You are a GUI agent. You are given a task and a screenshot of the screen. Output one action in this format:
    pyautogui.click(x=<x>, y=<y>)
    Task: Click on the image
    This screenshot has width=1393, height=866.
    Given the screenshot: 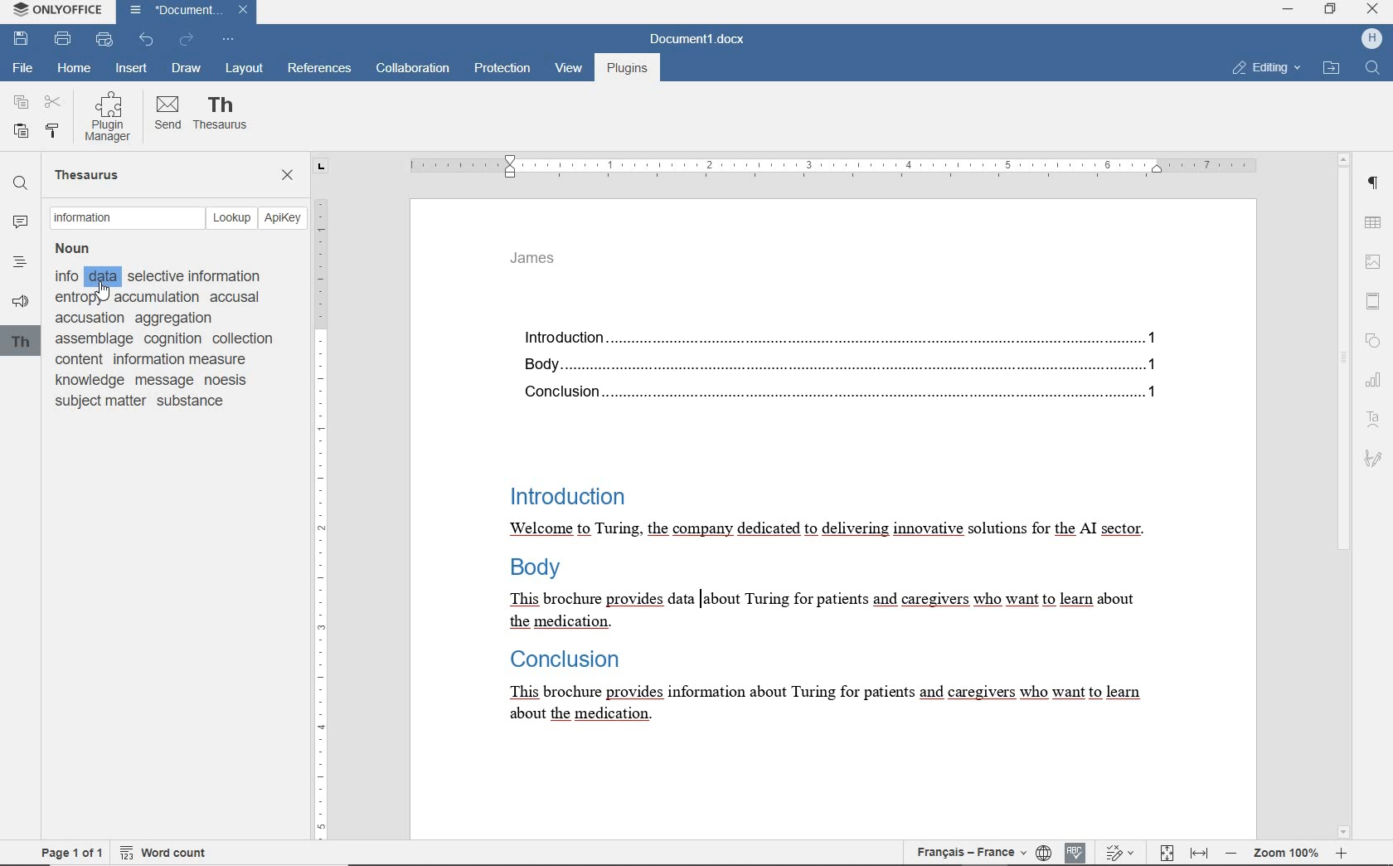 What is the action you would take?
    pyautogui.click(x=1374, y=260)
    